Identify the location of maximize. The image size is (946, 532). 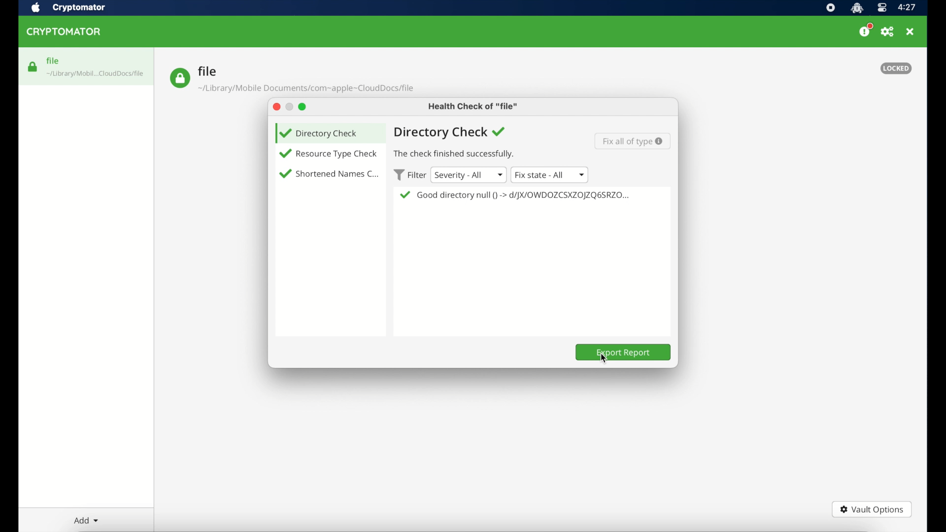
(304, 106).